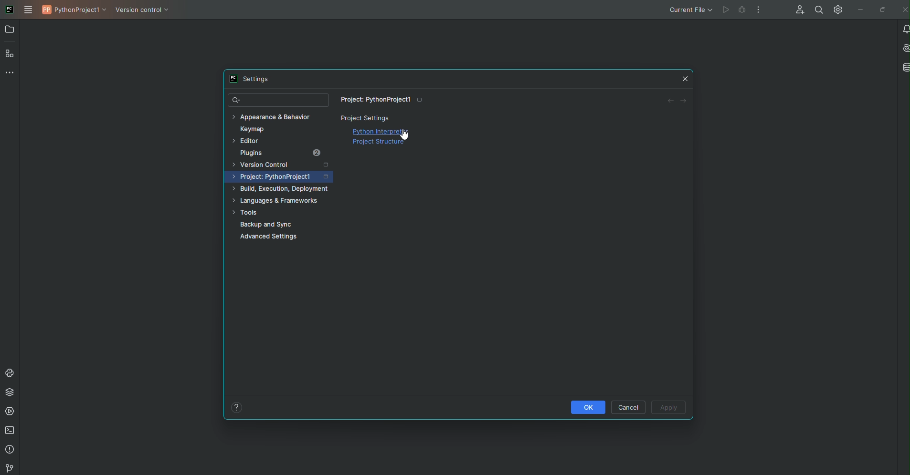  I want to click on OK, so click(587, 407).